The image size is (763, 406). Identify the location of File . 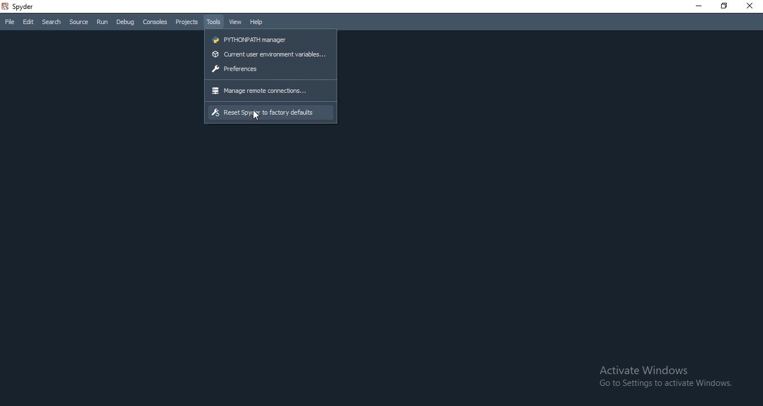
(10, 22).